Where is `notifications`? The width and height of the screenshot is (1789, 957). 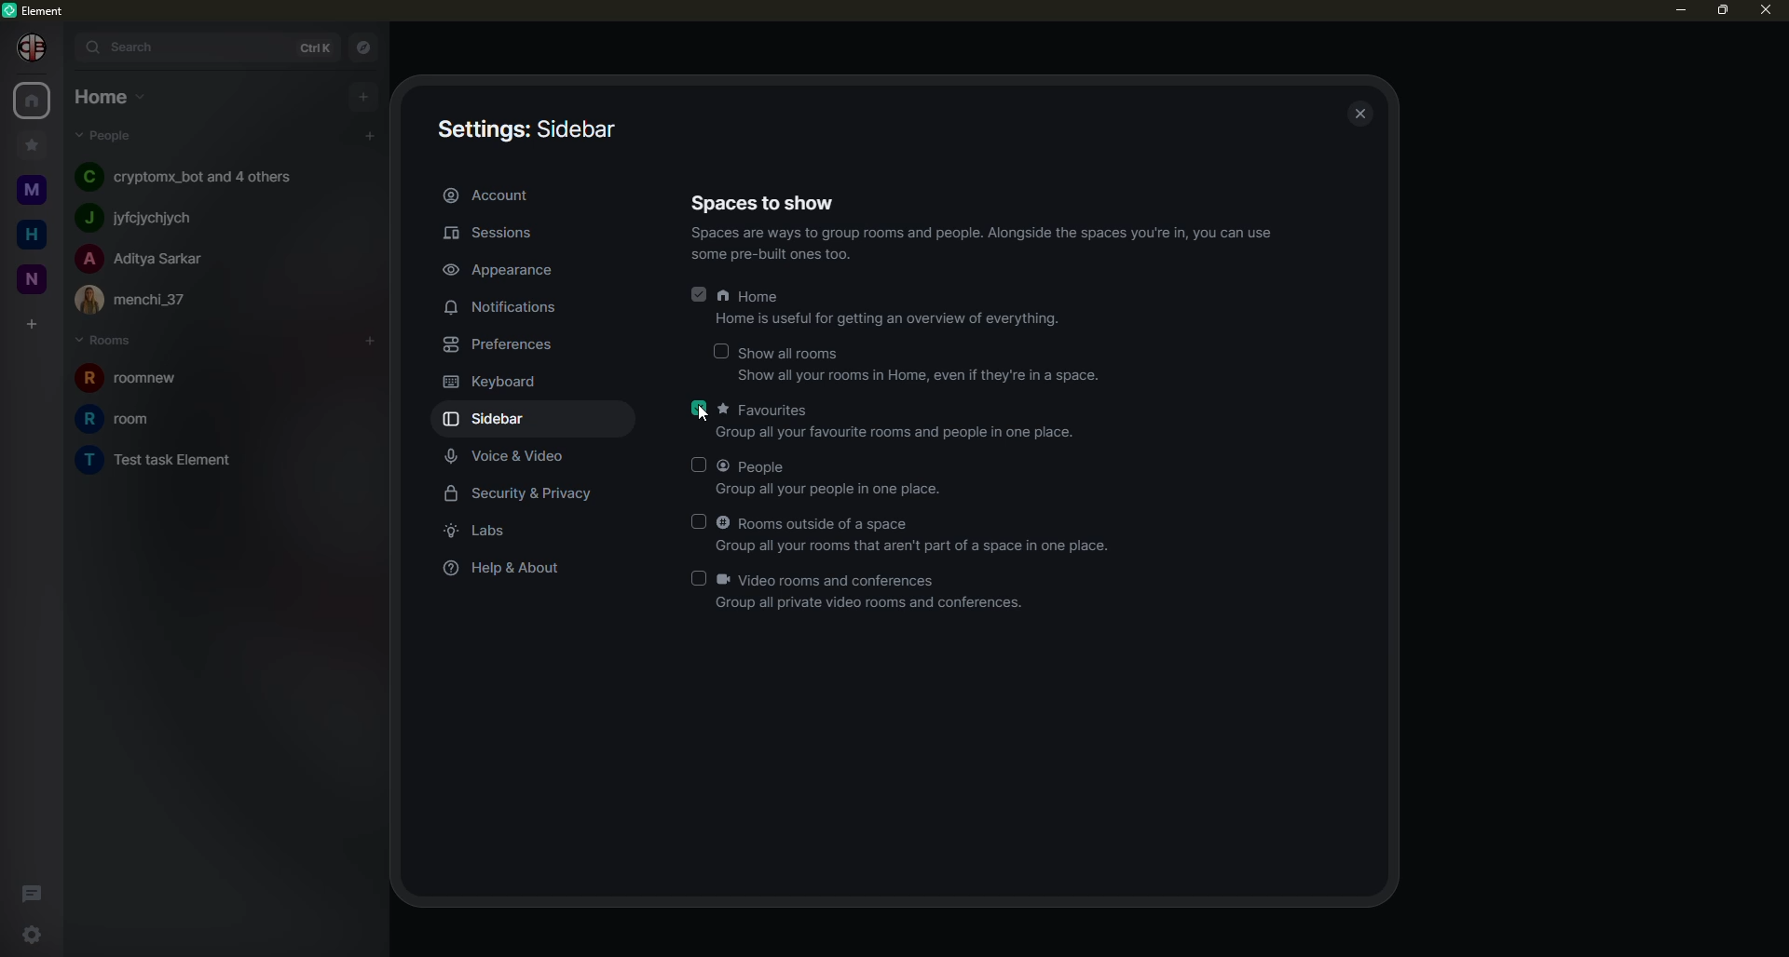
notifications is located at coordinates (509, 307).